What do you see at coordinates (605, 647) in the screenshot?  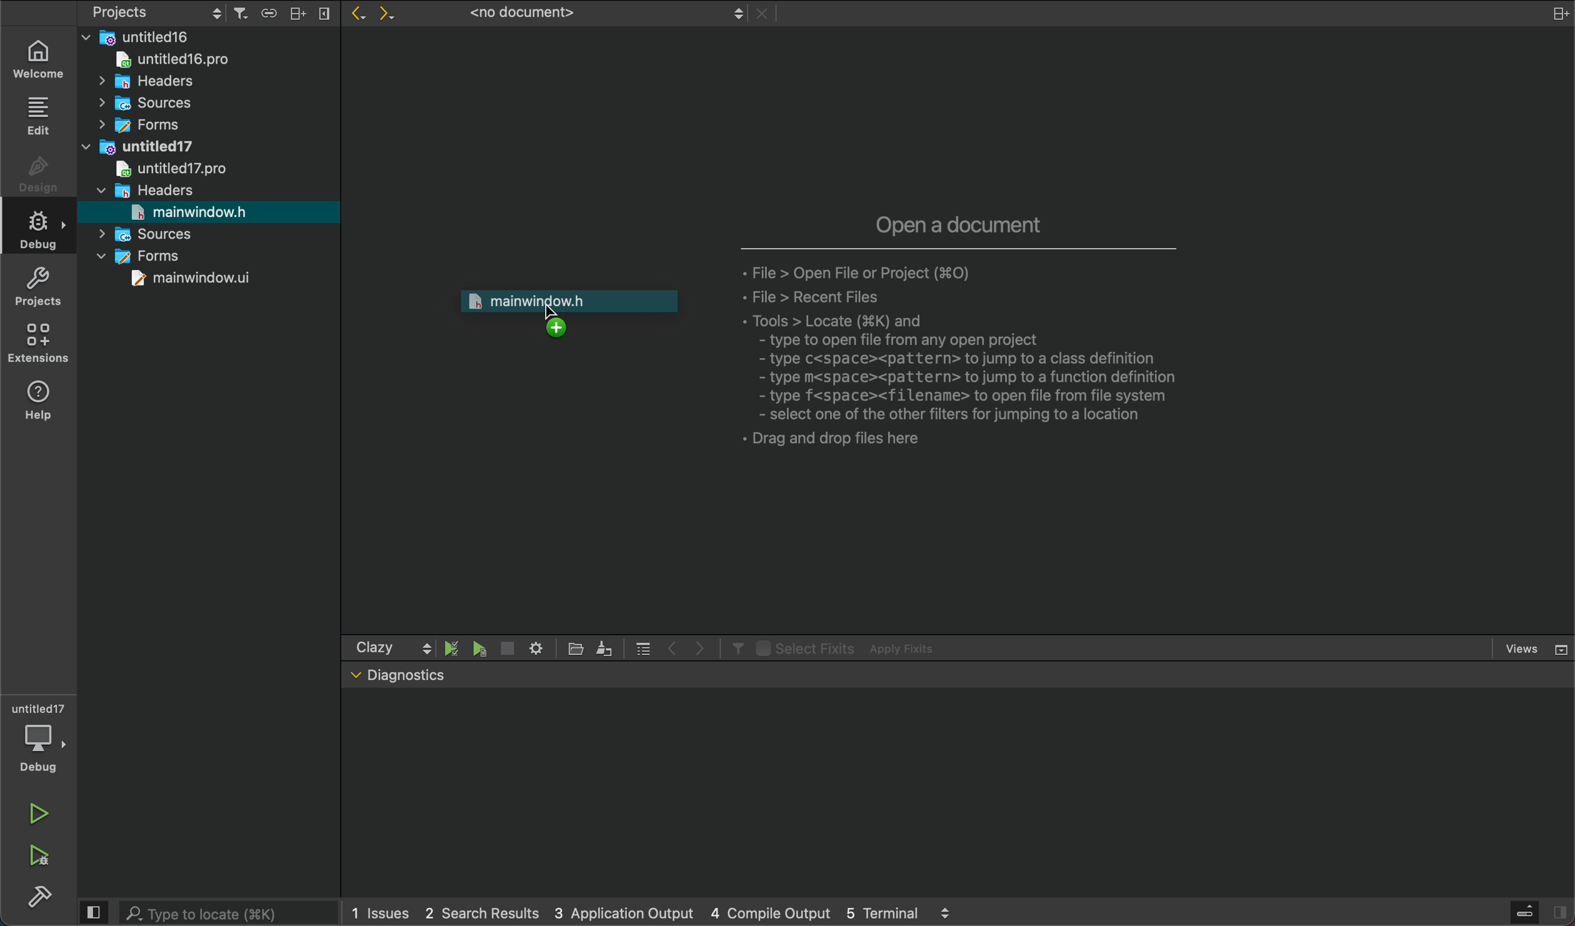 I see `edit` at bounding box center [605, 647].